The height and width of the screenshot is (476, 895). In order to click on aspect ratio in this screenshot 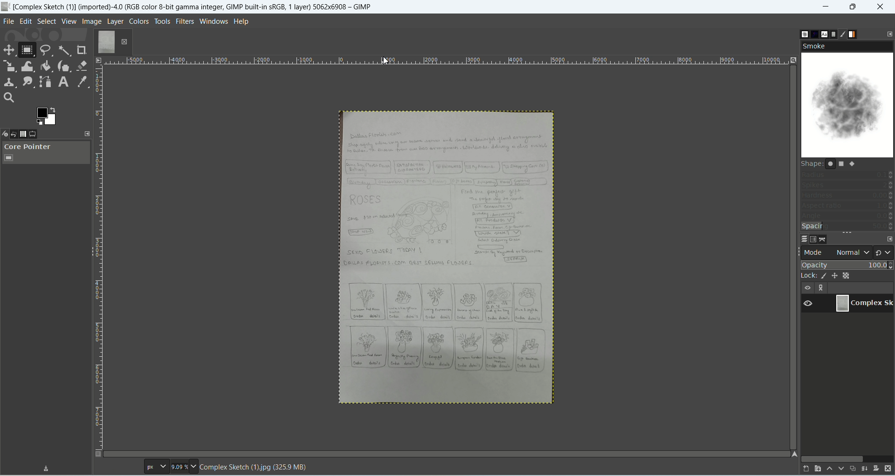, I will do `click(848, 205)`.